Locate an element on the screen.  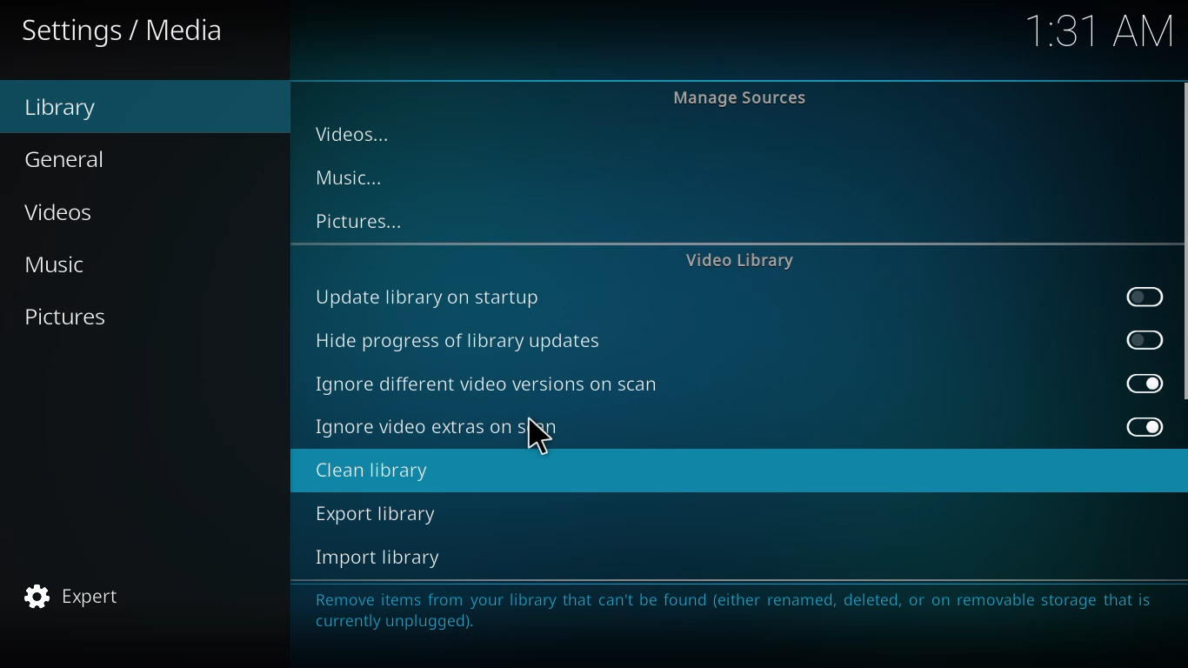
update library on startup is located at coordinates (432, 295).